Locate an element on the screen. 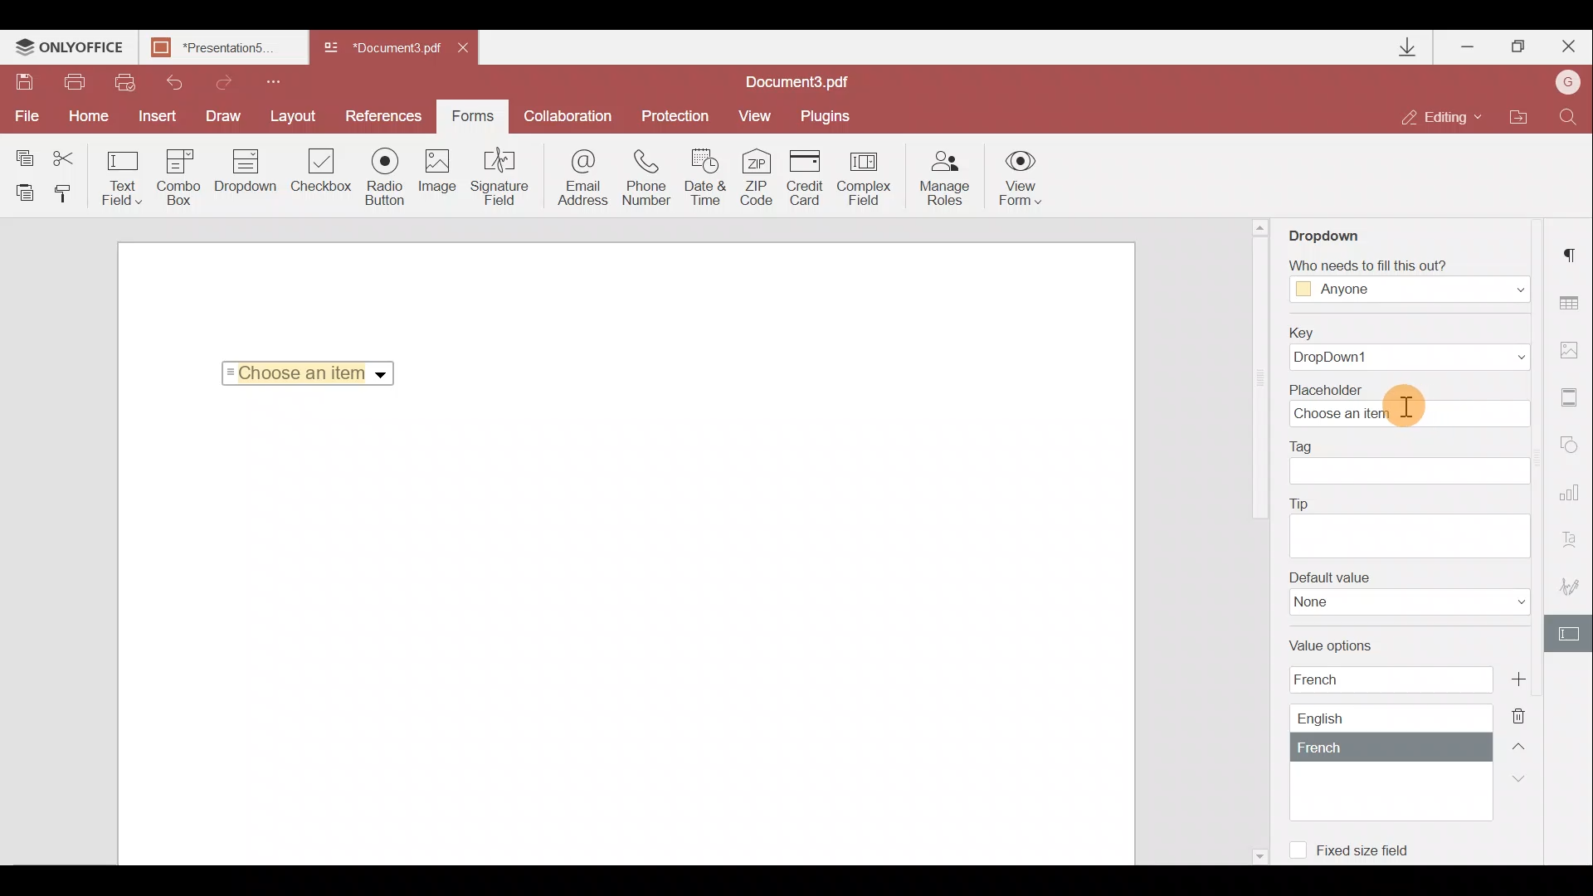 The height and width of the screenshot is (896, 1593). Value options is located at coordinates (1378, 728).